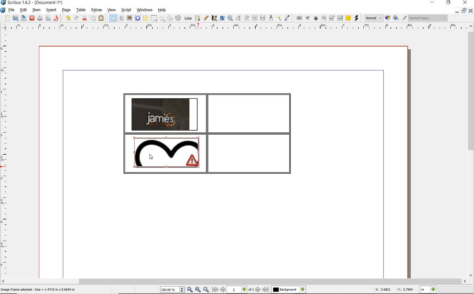  What do you see at coordinates (171, 19) in the screenshot?
I see `arc` at bounding box center [171, 19].